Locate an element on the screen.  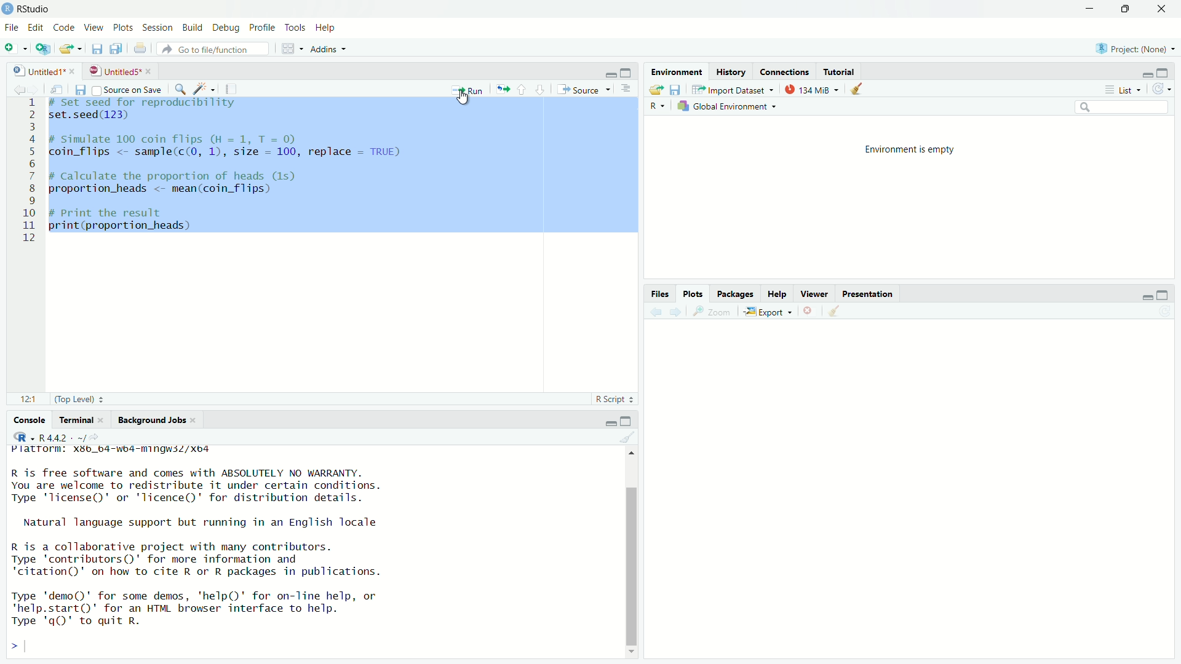
import dataset is located at coordinates (732, 88).